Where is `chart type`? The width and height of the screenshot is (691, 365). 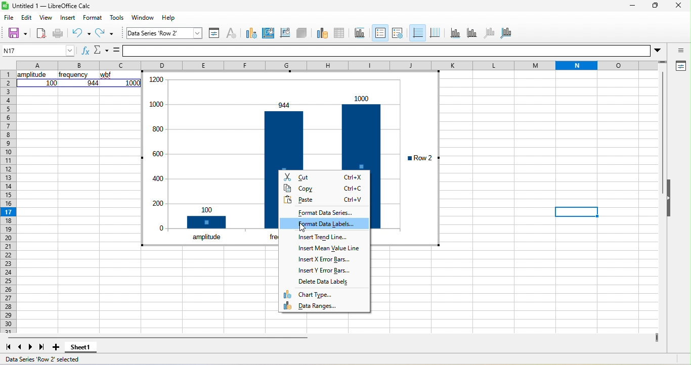 chart type is located at coordinates (313, 294).